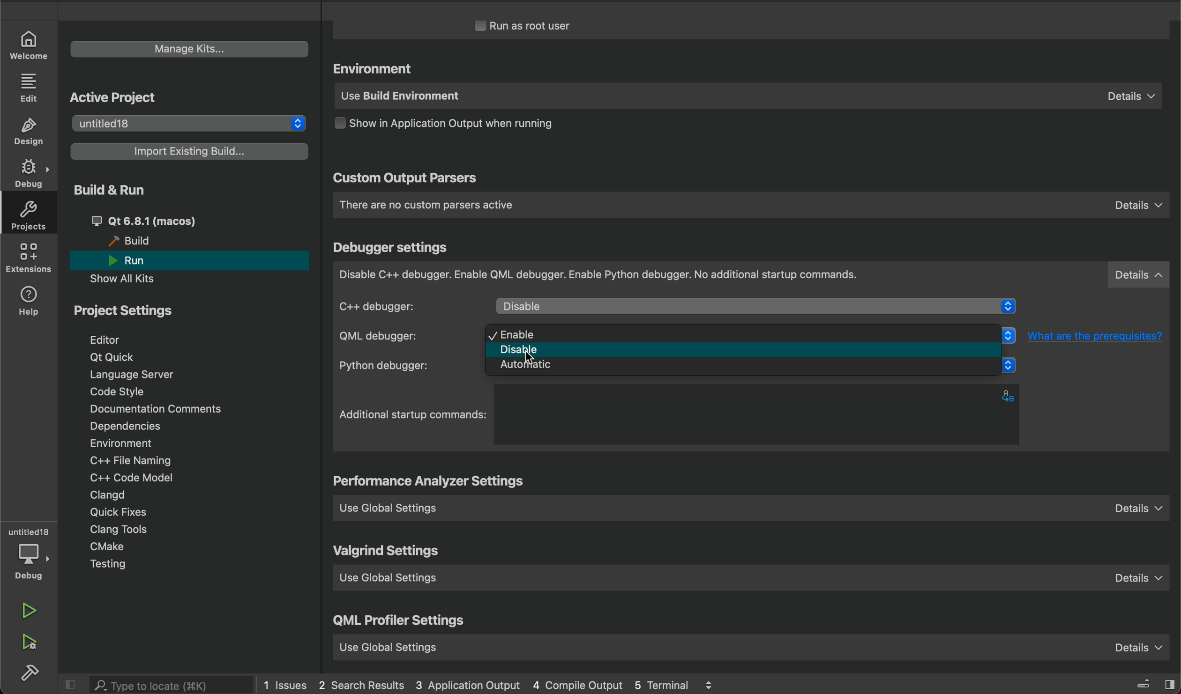 This screenshot has width=1181, height=694. What do you see at coordinates (107, 546) in the screenshot?
I see `cmake` at bounding box center [107, 546].